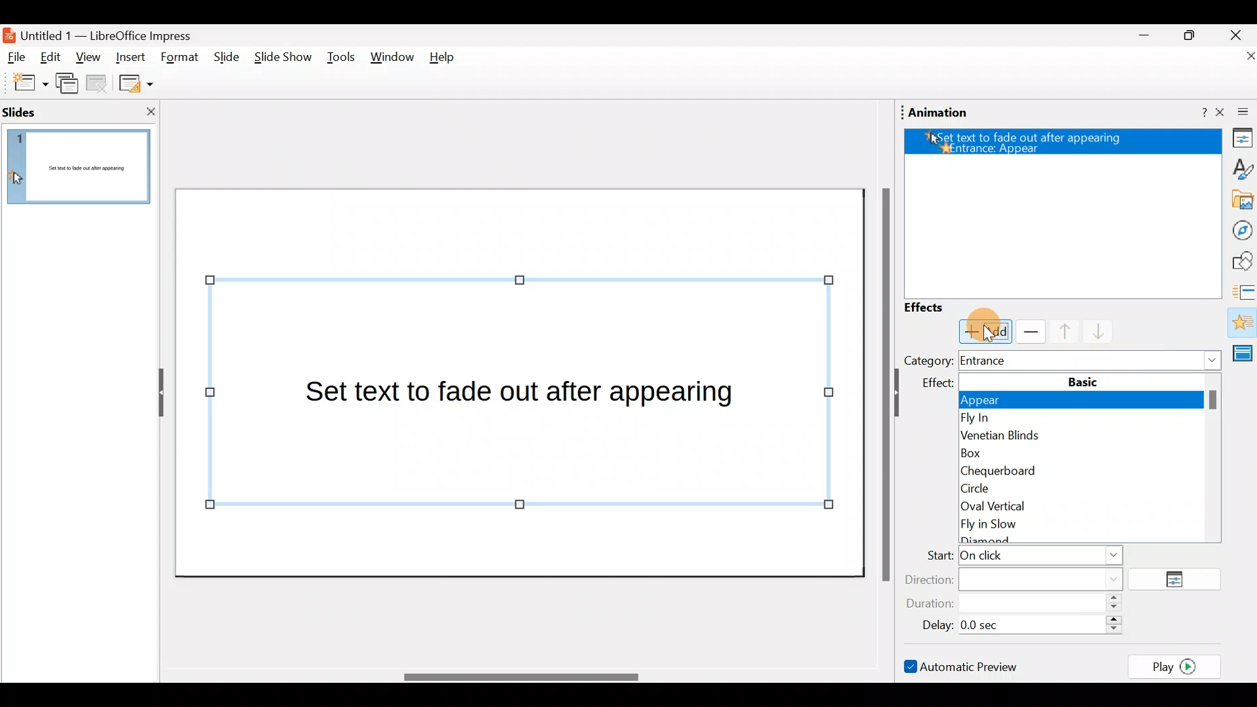 The height and width of the screenshot is (707, 1257). I want to click on Basic, so click(1084, 381).